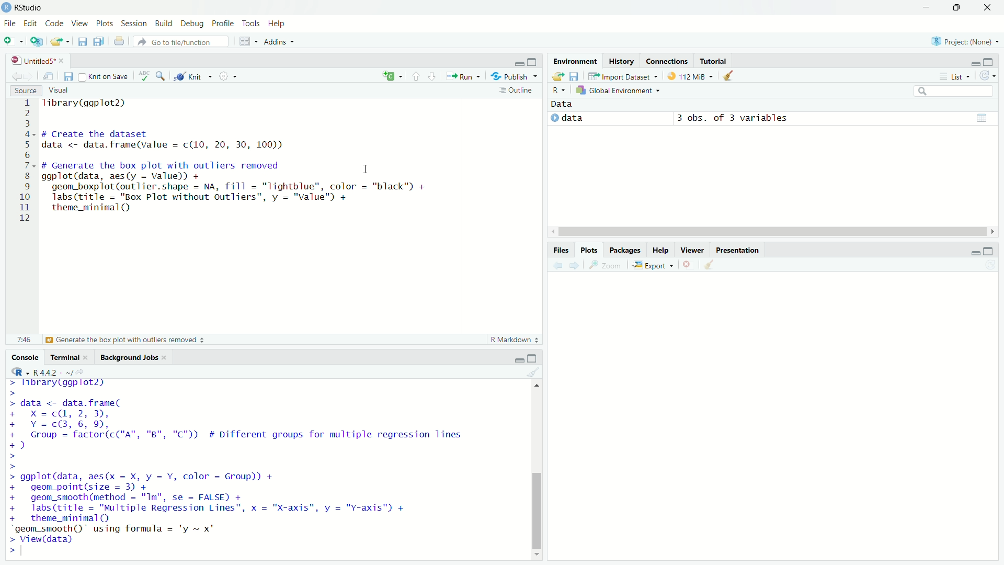 The width and height of the screenshot is (1004, 565). I want to click on 1
2
g
4.
5
6
7
8
9
10
11
12, so click(25, 161).